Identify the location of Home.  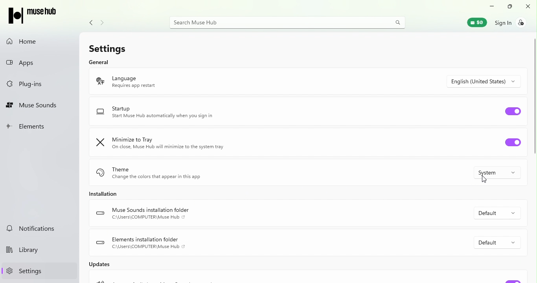
(39, 40).